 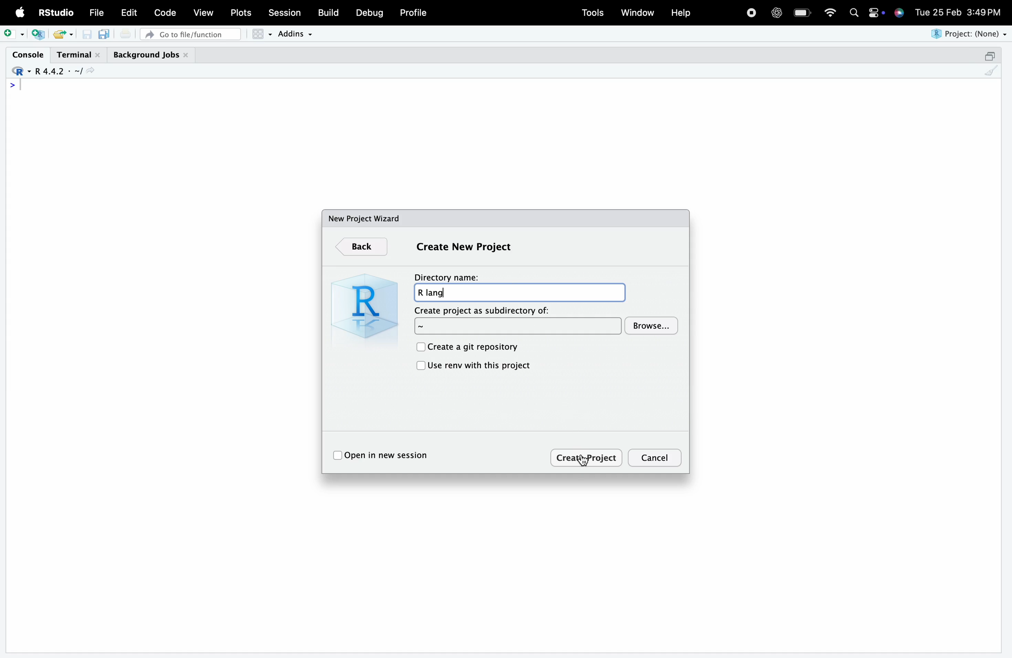 What do you see at coordinates (57, 71) in the screenshot?
I see `R4.4.2 - ~` at bounding box center [57, 71].